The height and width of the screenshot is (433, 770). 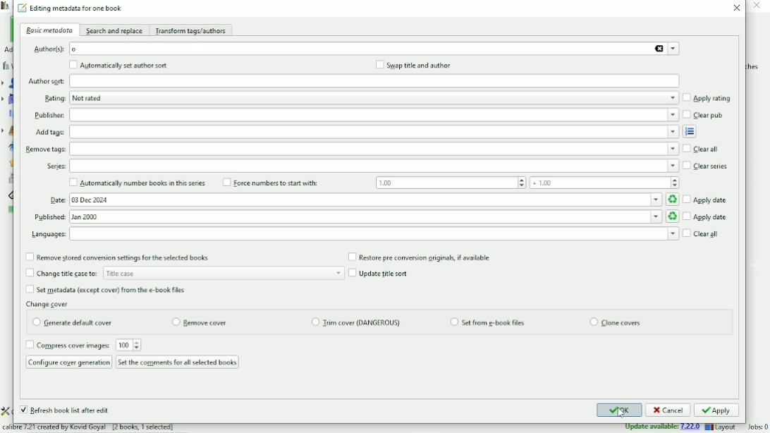 I want to click on remove tags, so click(x=46, y=150).